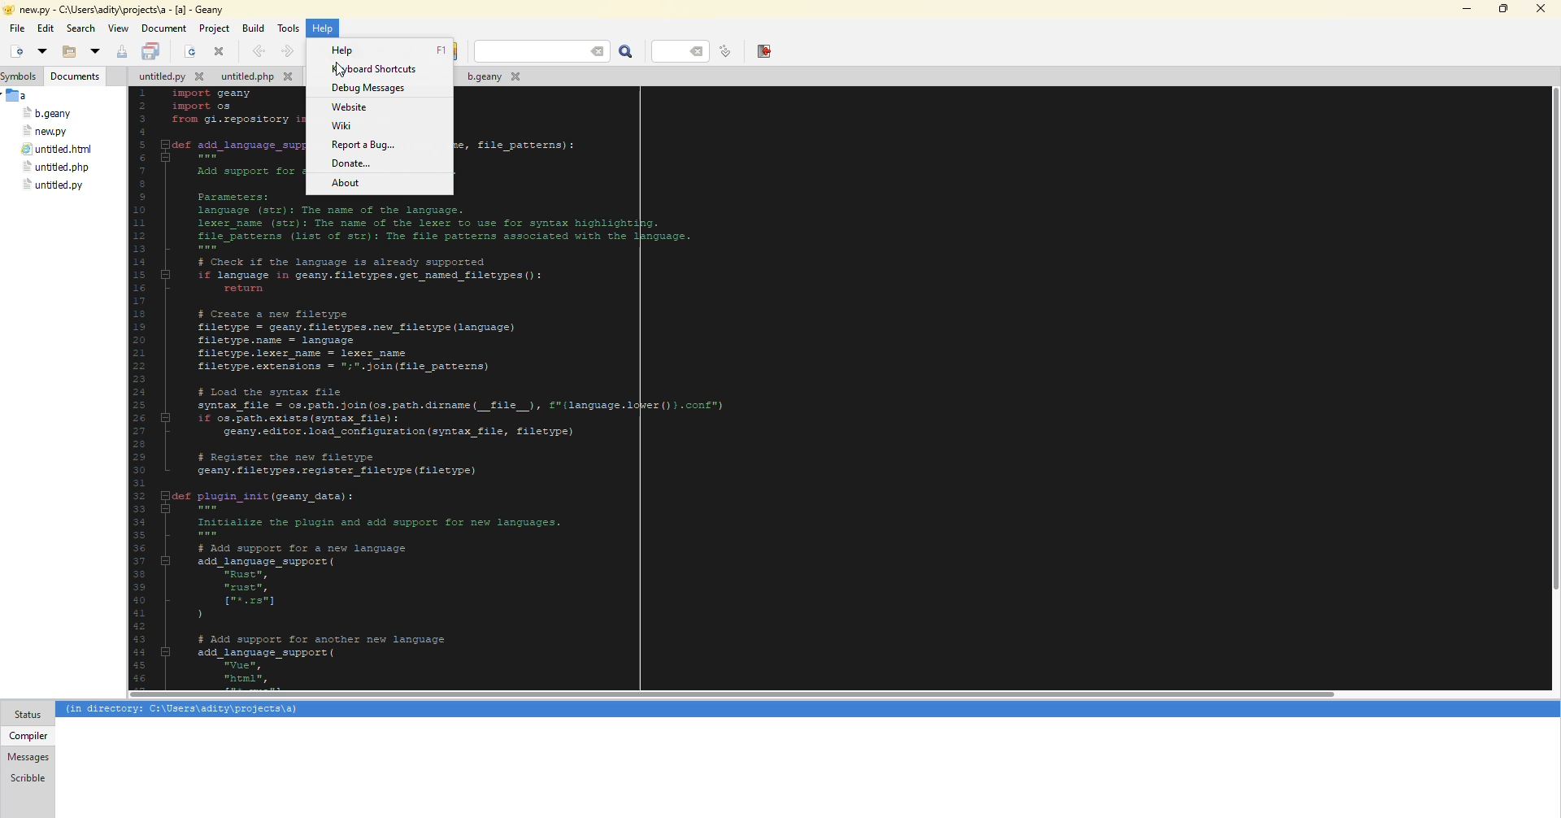 The width and height of the screenshot is (1561, 818). Describe the element at coordinates (441, 50) in the screenshot. I see `f1` at that location.